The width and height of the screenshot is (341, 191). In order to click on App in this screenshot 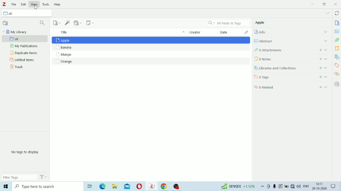, I will do `click(178, 185)`.